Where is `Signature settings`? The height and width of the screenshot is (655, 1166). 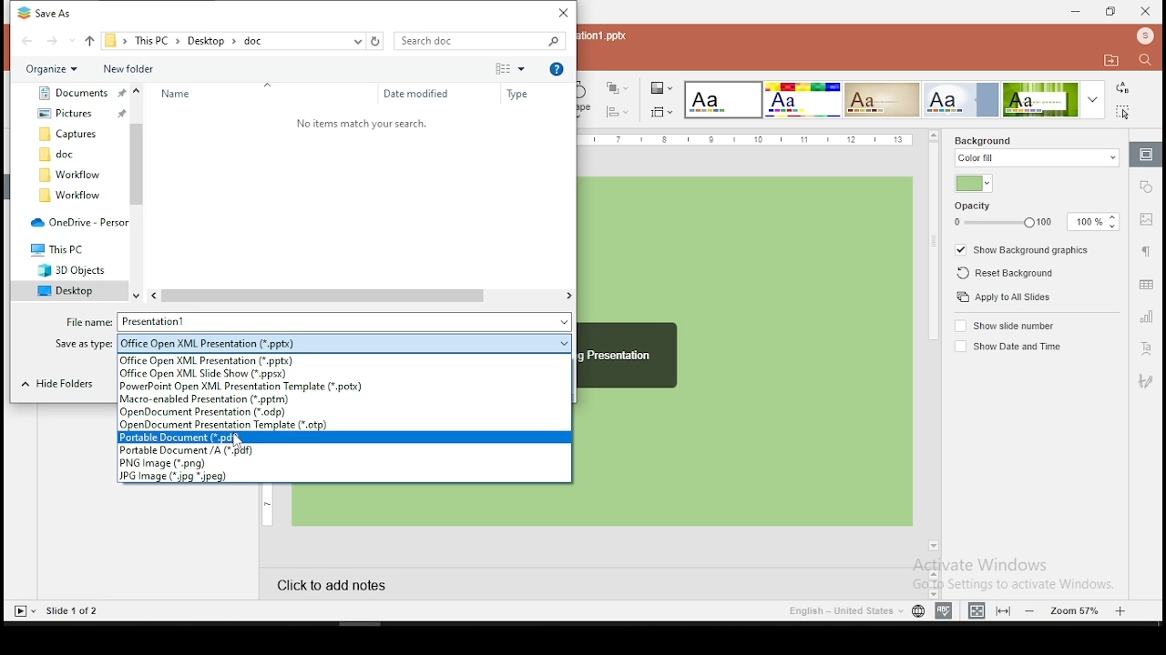 Signature settings is located at coordinates (1146, 382).